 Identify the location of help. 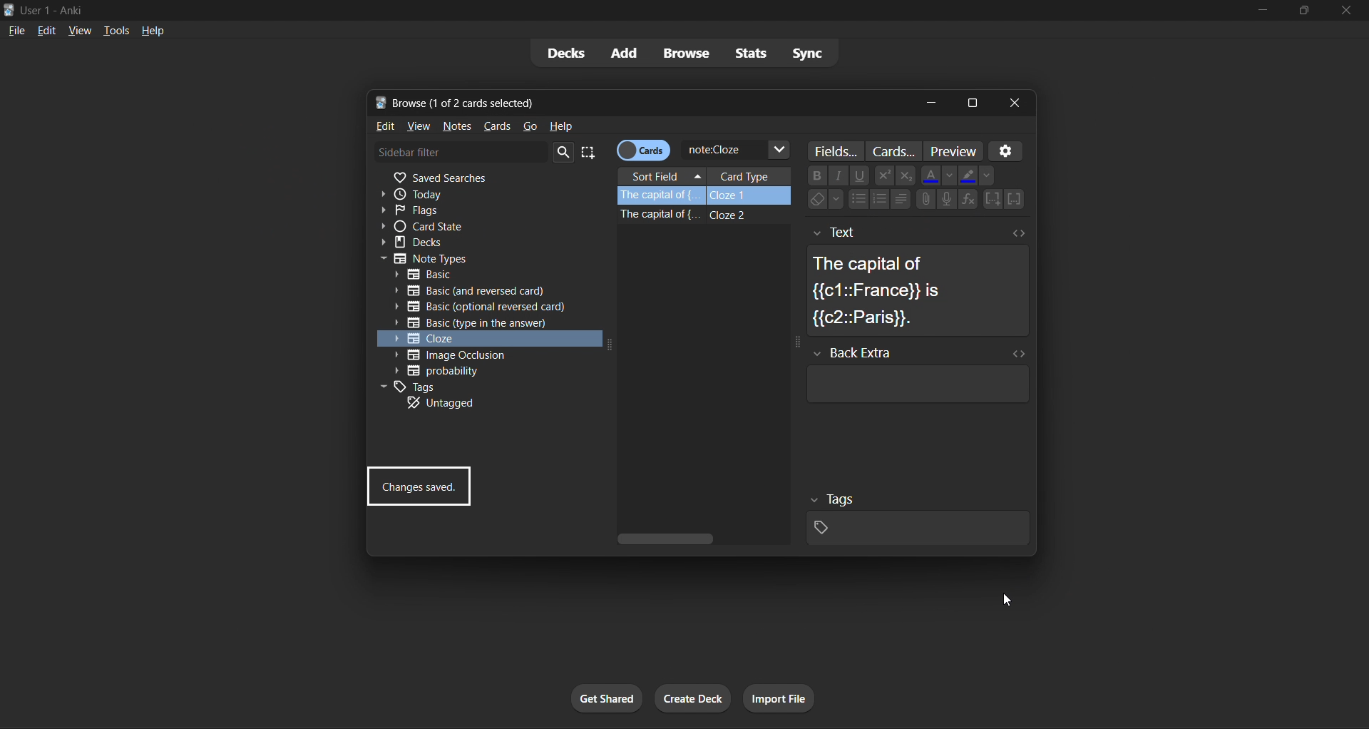
(562, 125).